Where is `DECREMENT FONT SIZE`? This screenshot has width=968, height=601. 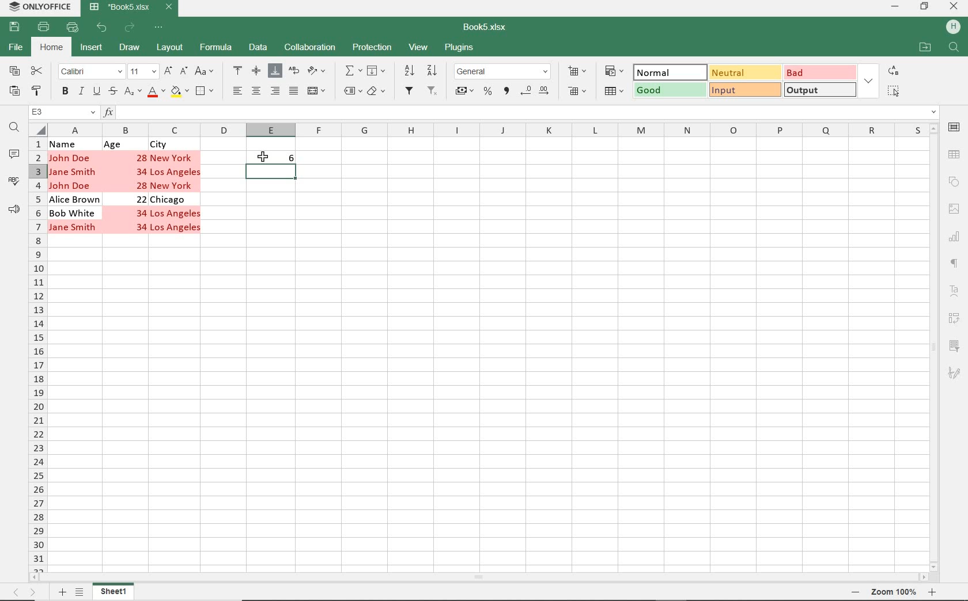
DECREMENT FONT SIZE is located at coordinates (184, 71).